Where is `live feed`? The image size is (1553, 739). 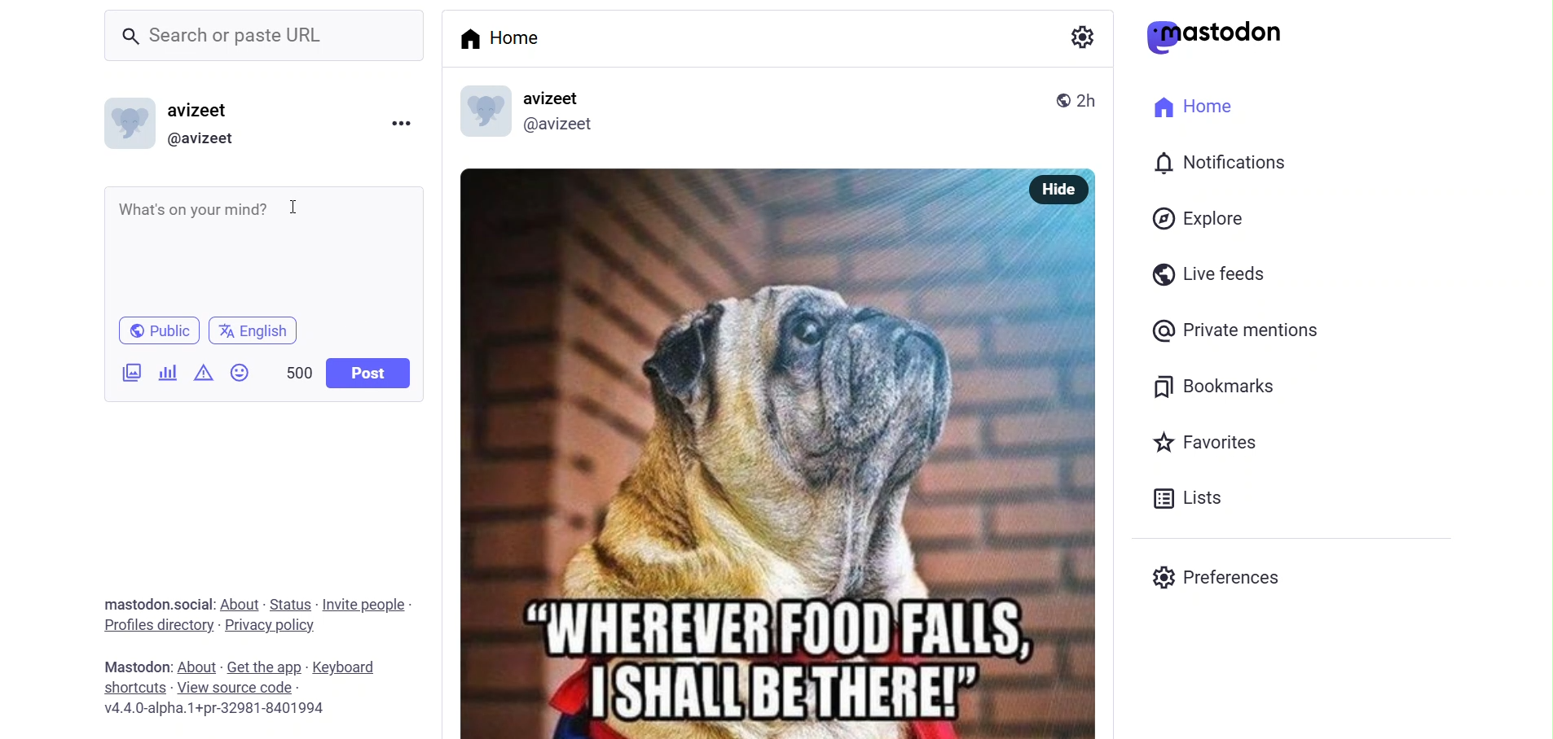 live feed is located at coordinates (1218, 276).